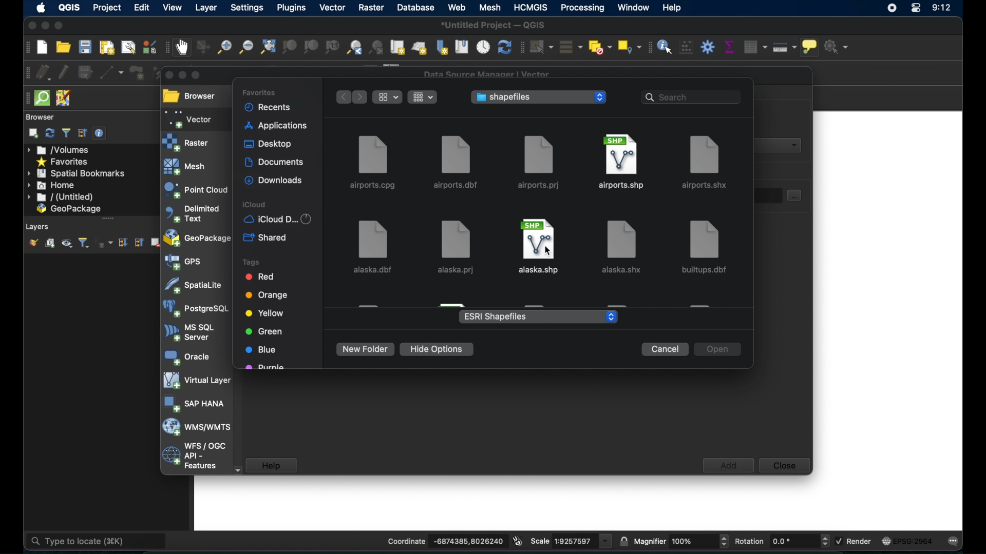  Describe the element at coordinates (42, 47) in the screenshot. I see `new project` at that location.